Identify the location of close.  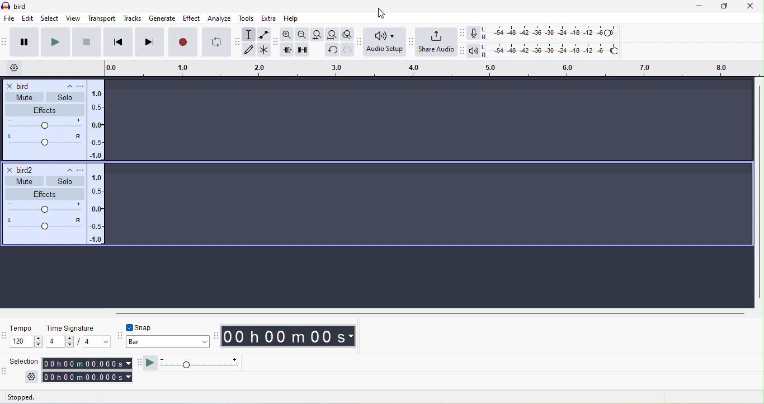
(752, 7).